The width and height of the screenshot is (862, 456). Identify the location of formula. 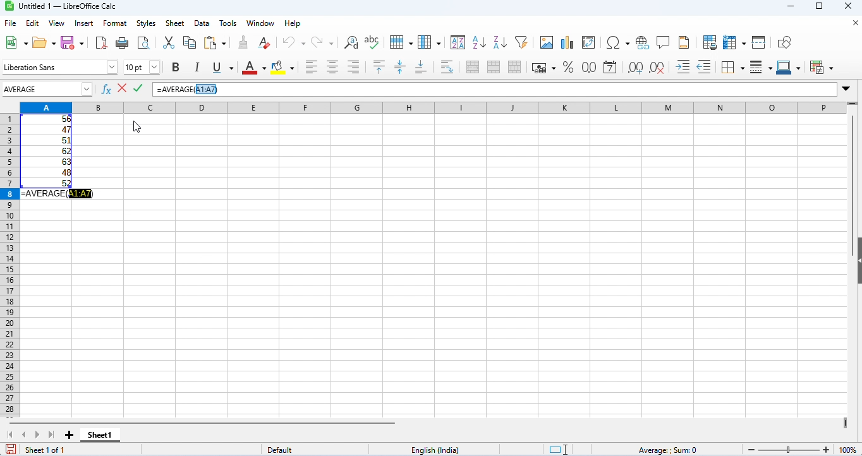
(667, 450).